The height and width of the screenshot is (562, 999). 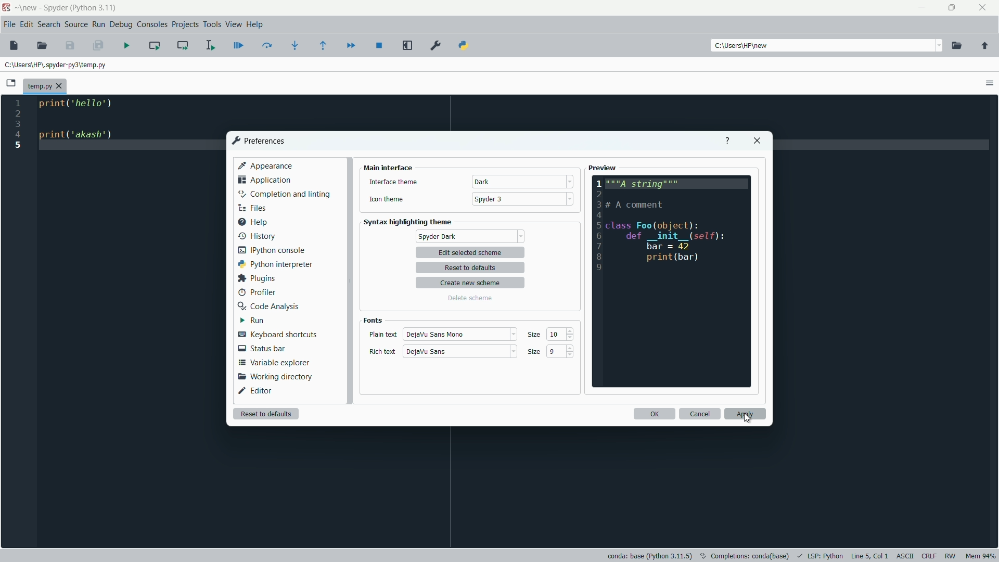 I want to click on line numbers, so click(x=18, y=124).